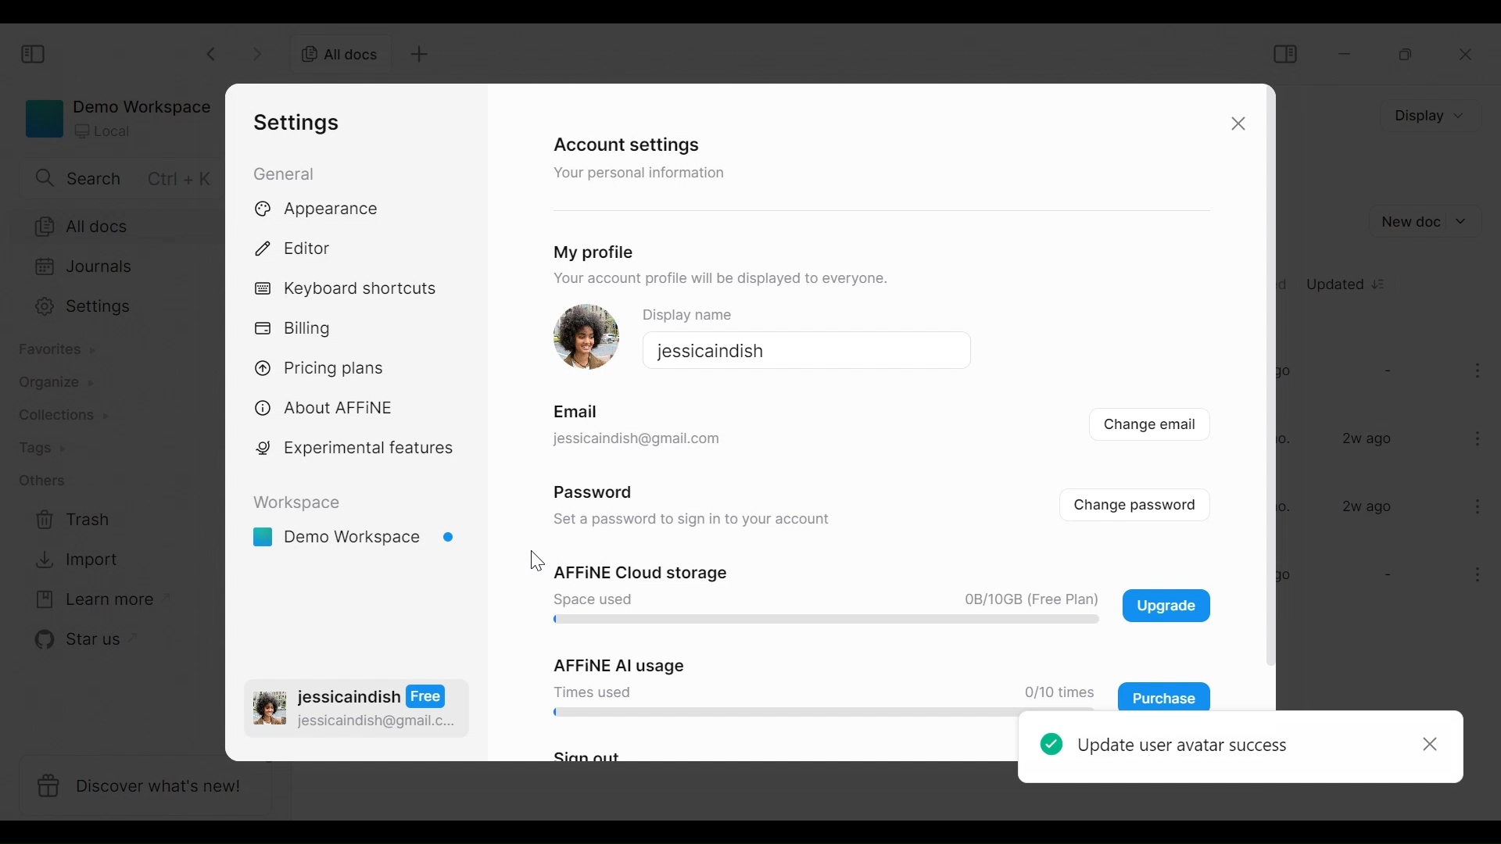  Describe the element at coordinates (283, 173) in the screenshot. I see `General` at that location.